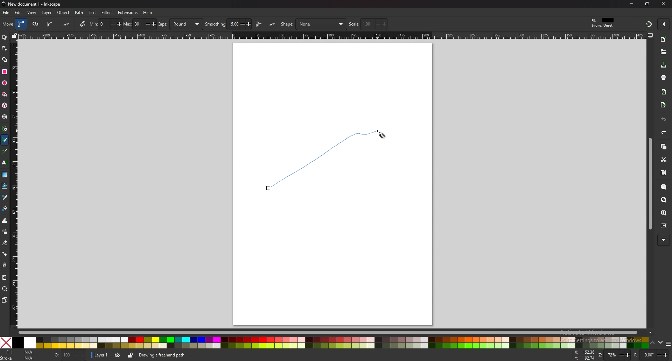 This screenshot has height=361, width=672. Describe the element at coordinates (5, 141) in the screenshot. I see `pencil` at that location.